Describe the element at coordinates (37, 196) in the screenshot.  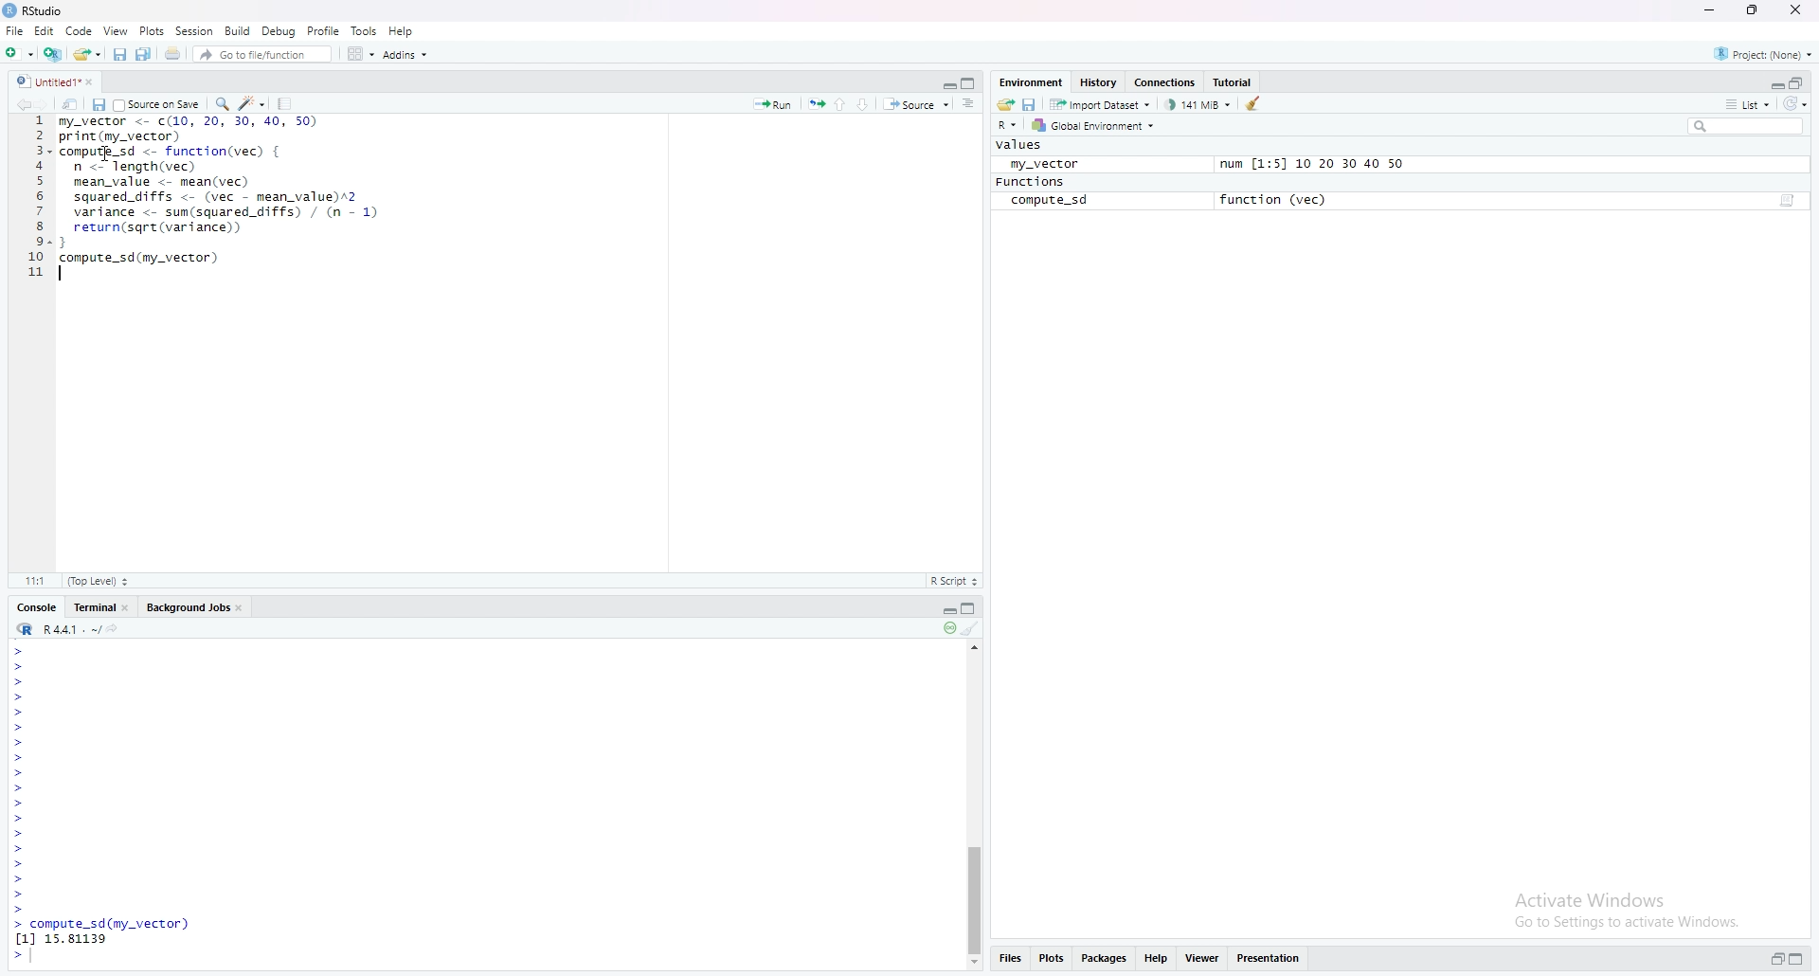
I see `1 2 3 4 5 6 7 8 9 10 11` at that location.